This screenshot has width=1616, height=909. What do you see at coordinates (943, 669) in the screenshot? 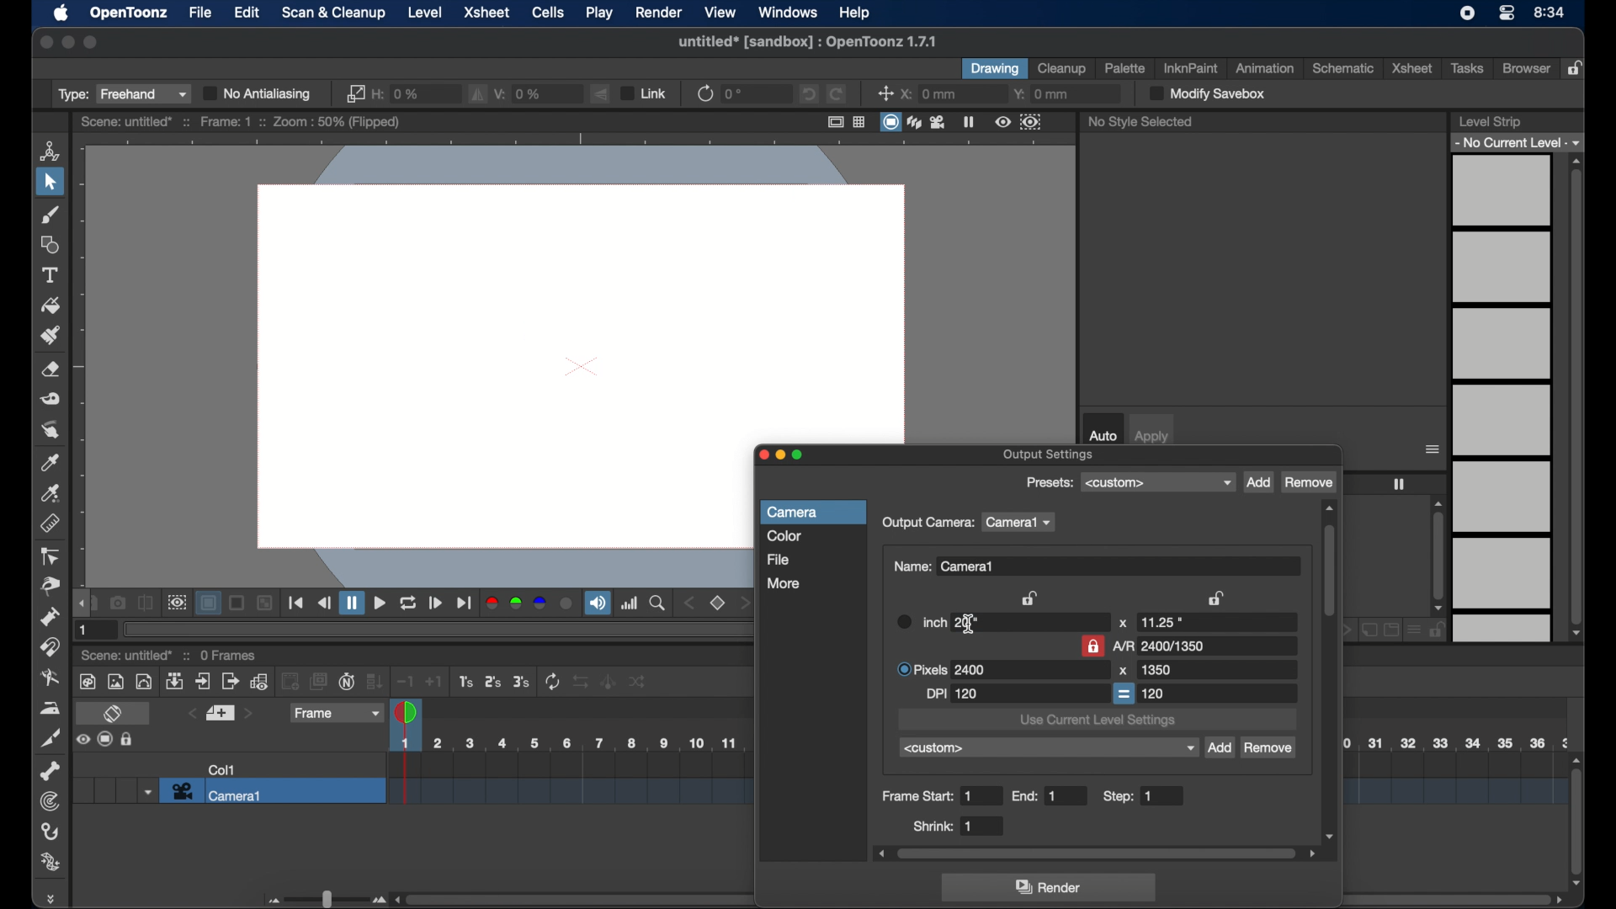
I see `pixels` at bounding box center [943, 669].